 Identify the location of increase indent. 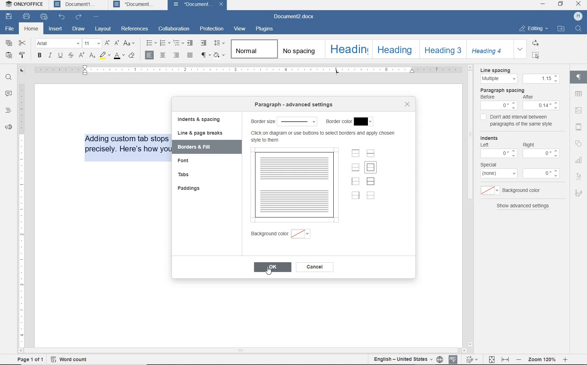
(204, 43).